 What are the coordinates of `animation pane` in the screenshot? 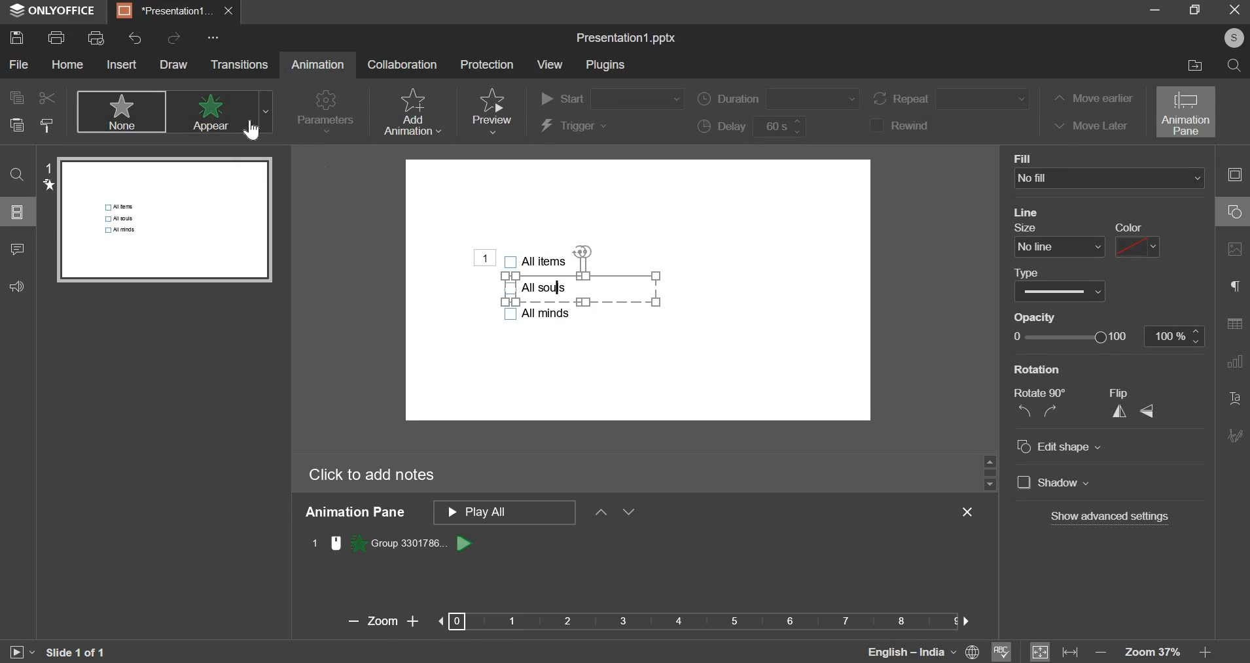 It's located at (1187, 112).